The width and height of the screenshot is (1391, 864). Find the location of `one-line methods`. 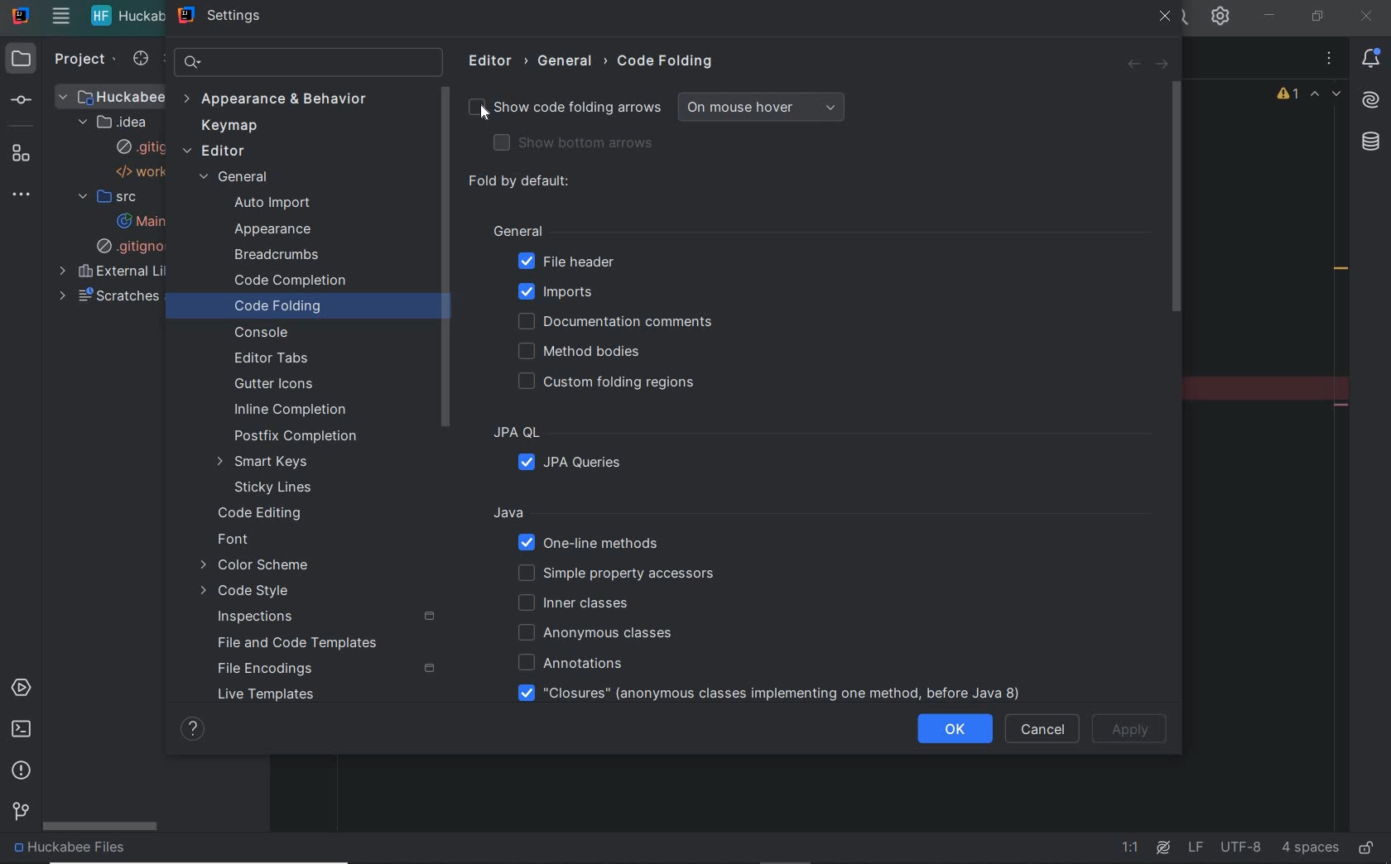

one-line methods is located at coordinates (593, 544).